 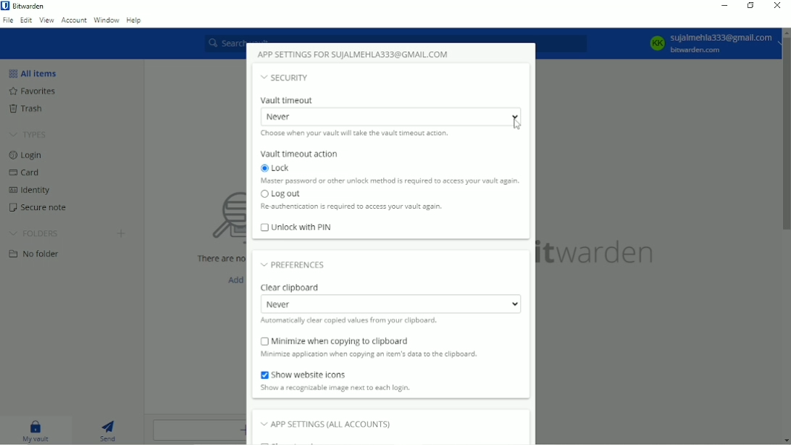 What do you see at coordinates (332, 424) in the screenshot?
I see `App settings (ALL ACCOUNTS)` at bounding box center [332, 424].